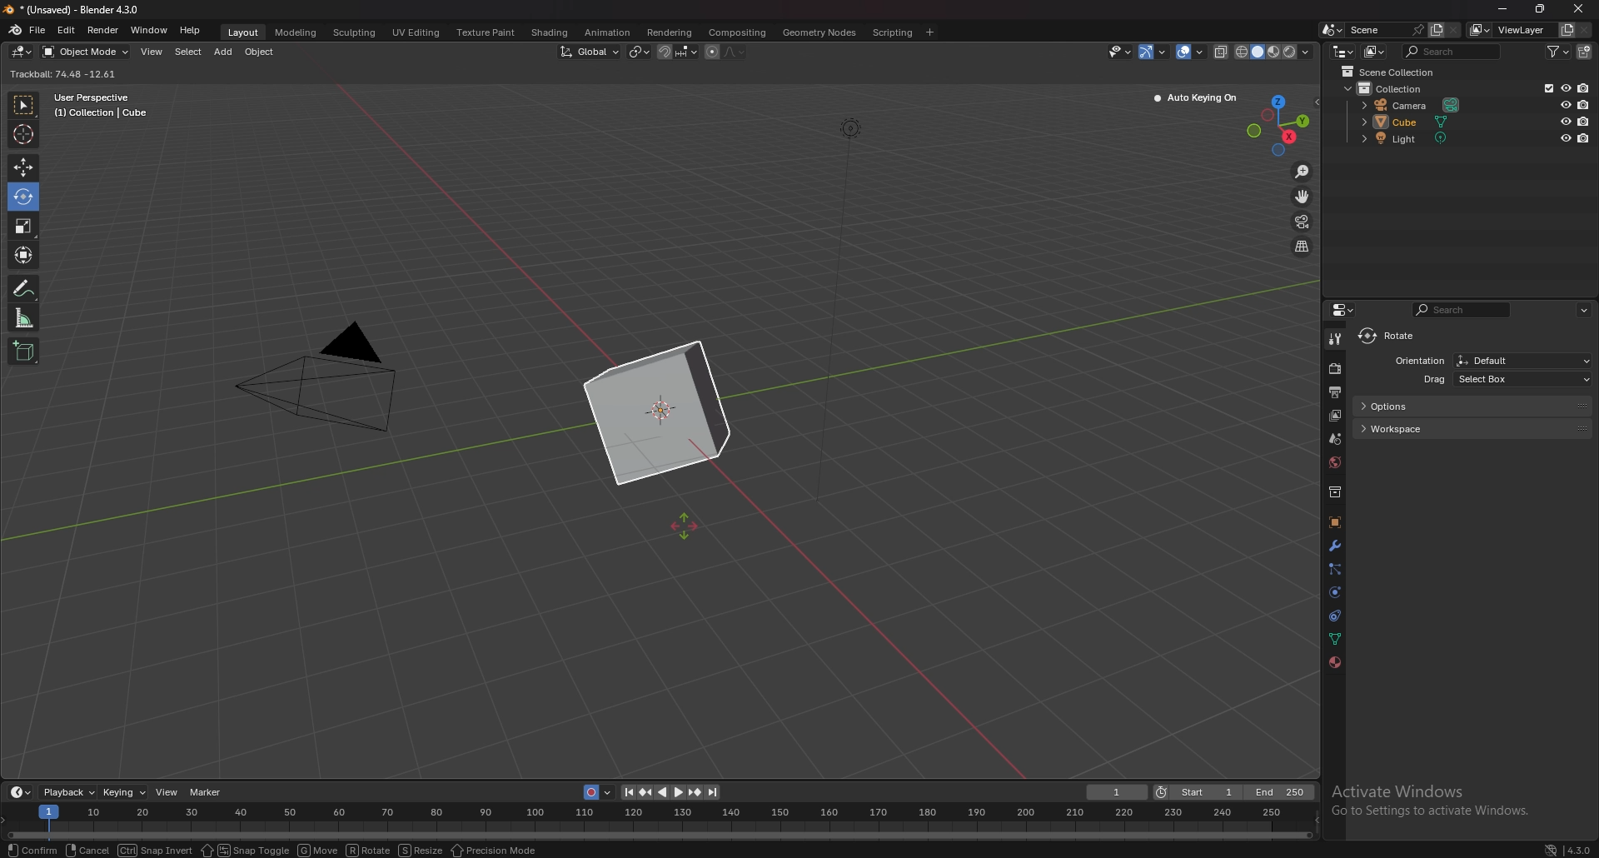  I want to click on view, so click(152, 52).